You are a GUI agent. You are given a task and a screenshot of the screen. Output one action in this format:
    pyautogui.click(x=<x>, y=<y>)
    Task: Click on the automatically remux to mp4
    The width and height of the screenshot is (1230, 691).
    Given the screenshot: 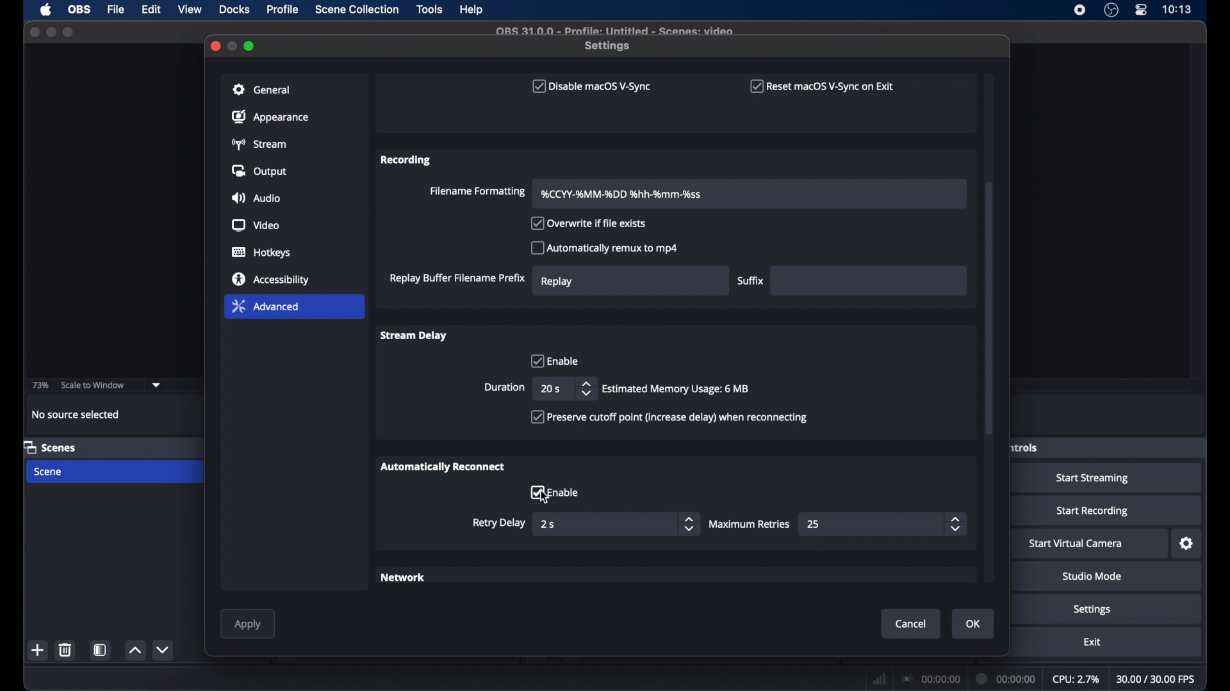 What is the action you would take?
    pyautogui.click(x=605, y=248)
    